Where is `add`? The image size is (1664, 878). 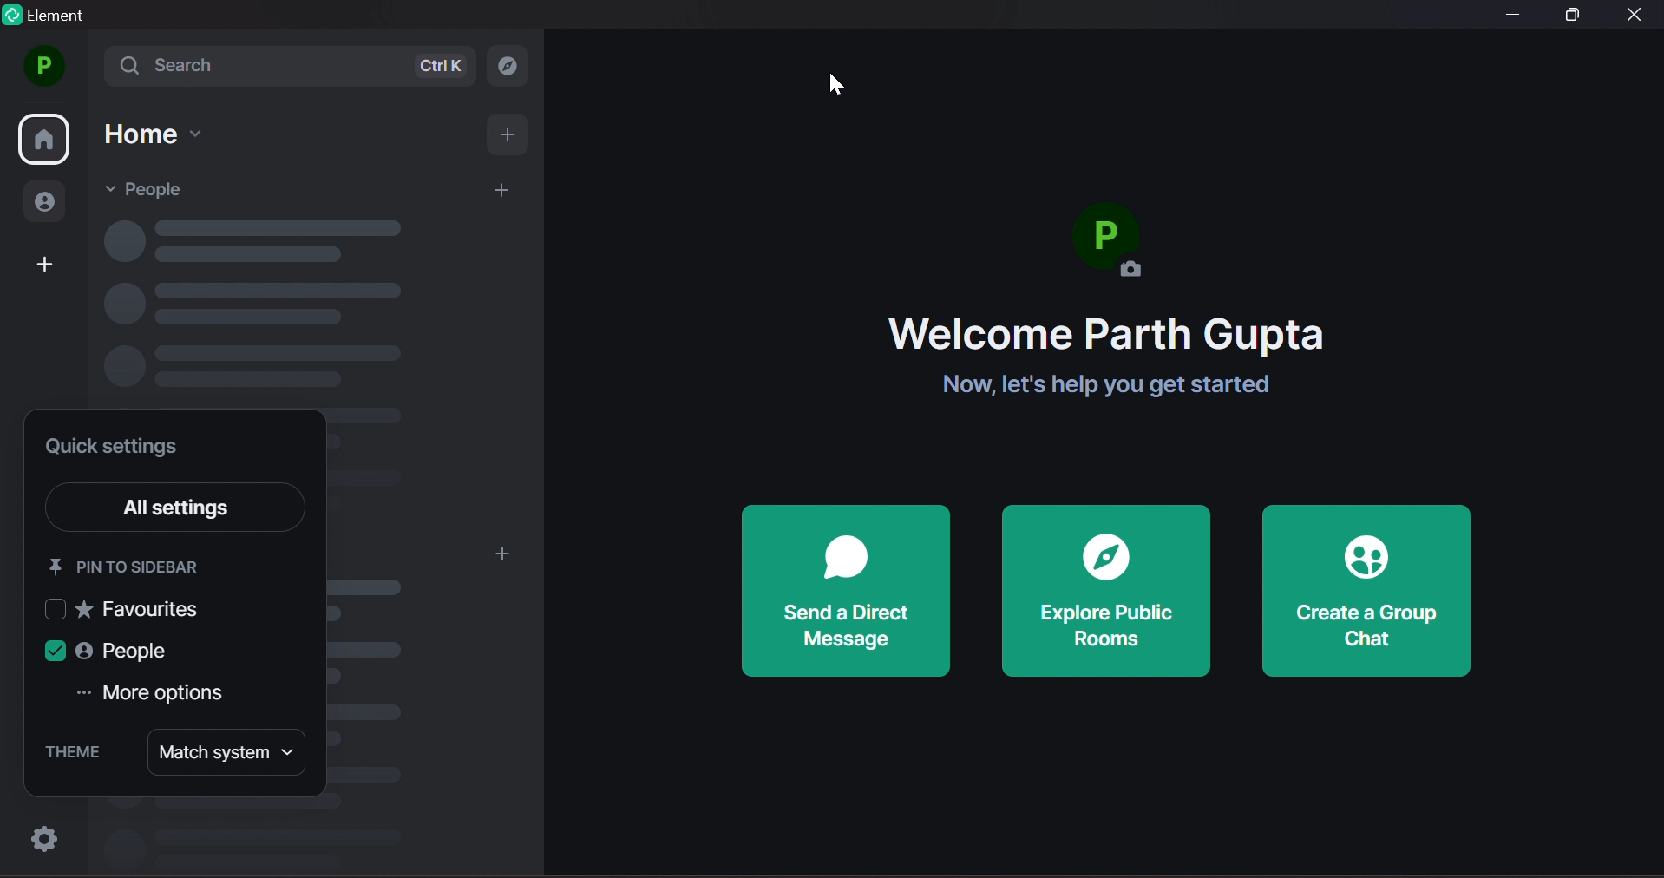 add is located at coordinates (511, 137).